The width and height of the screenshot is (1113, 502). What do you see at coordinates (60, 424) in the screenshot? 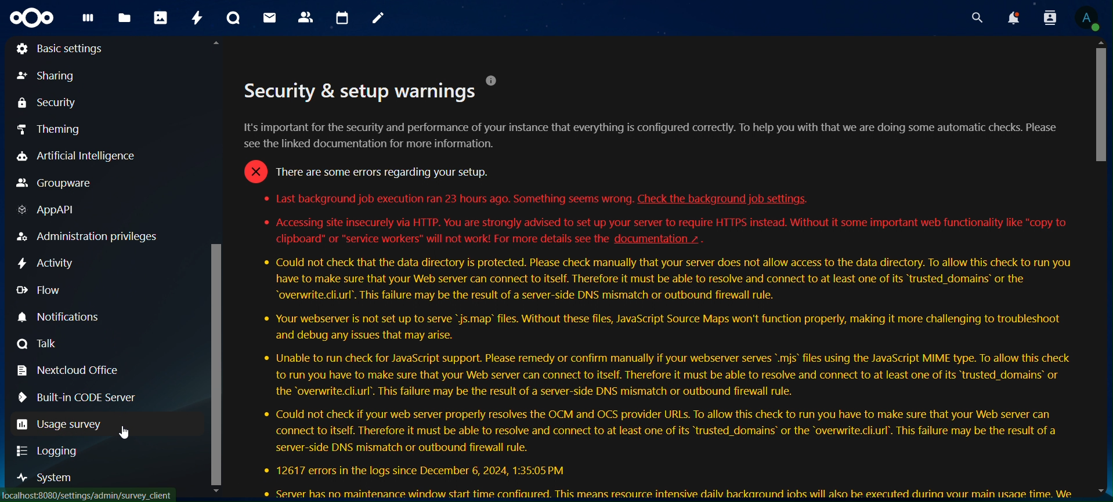
I see `usage survey` at bounding box center [60, 424].